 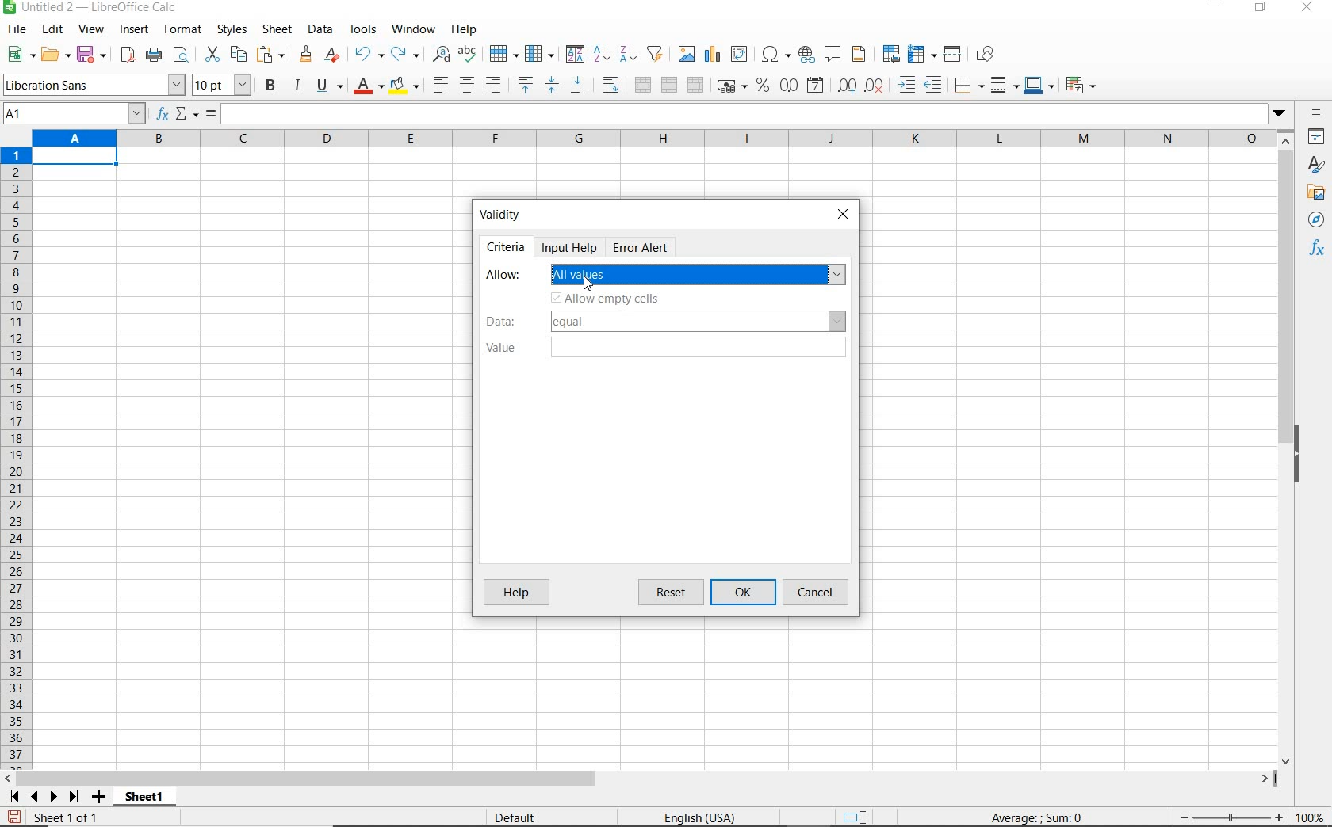 What do you see at coordinates (525, 86) in the screenshot?
I see `align top` at bounding box center [525, 86].